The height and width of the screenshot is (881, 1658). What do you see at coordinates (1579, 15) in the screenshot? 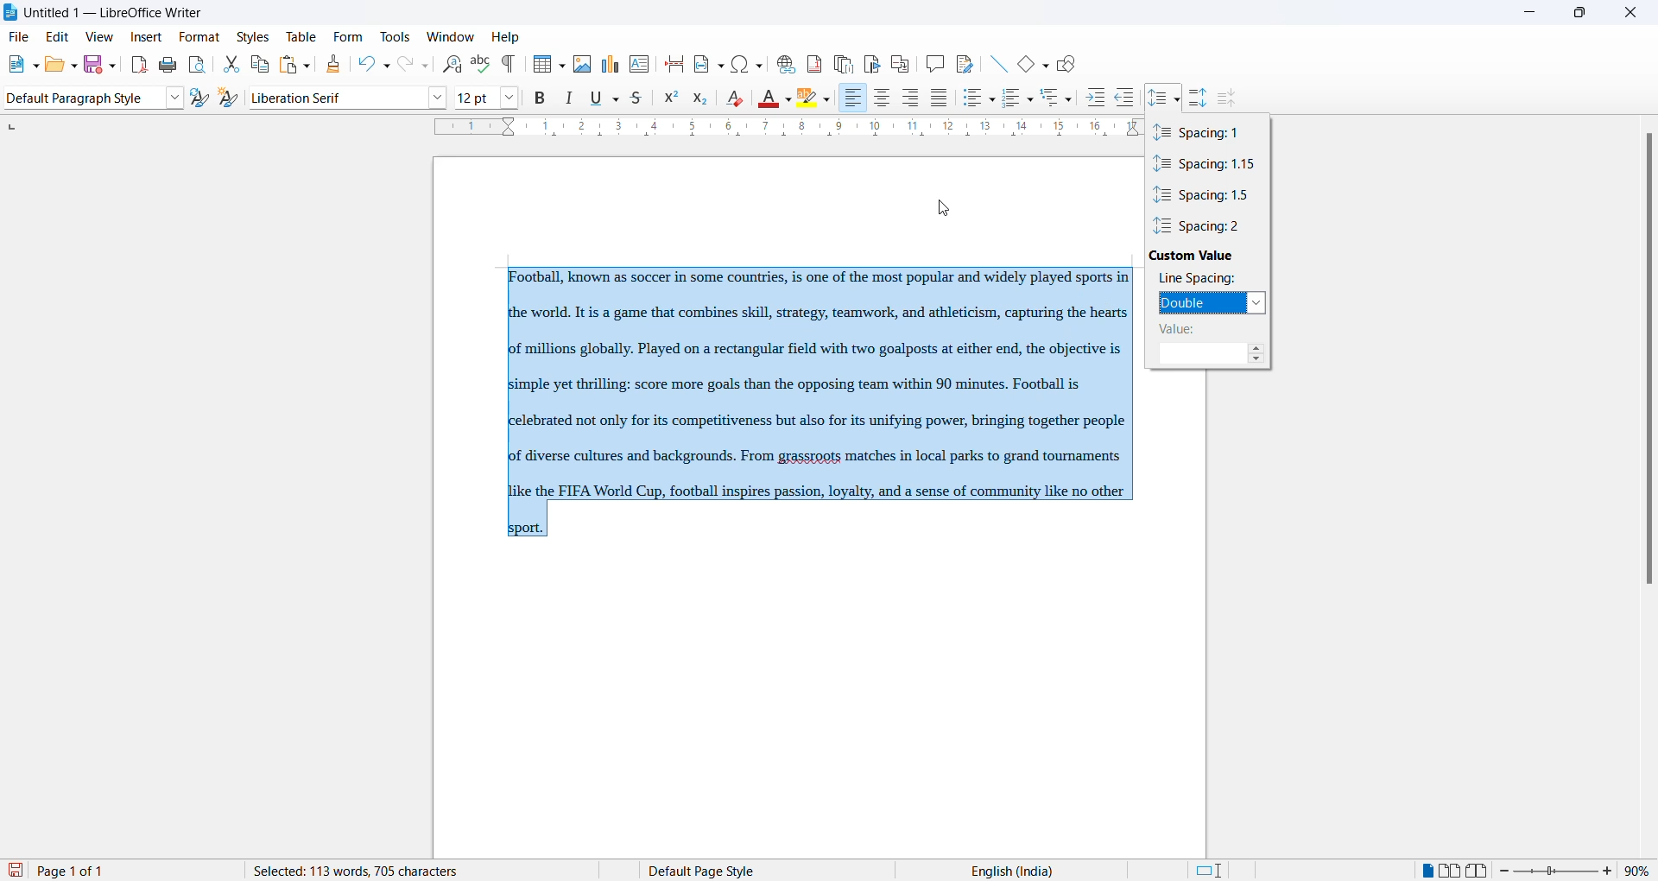
I see `maximize` at bounding box center [1579, 15].